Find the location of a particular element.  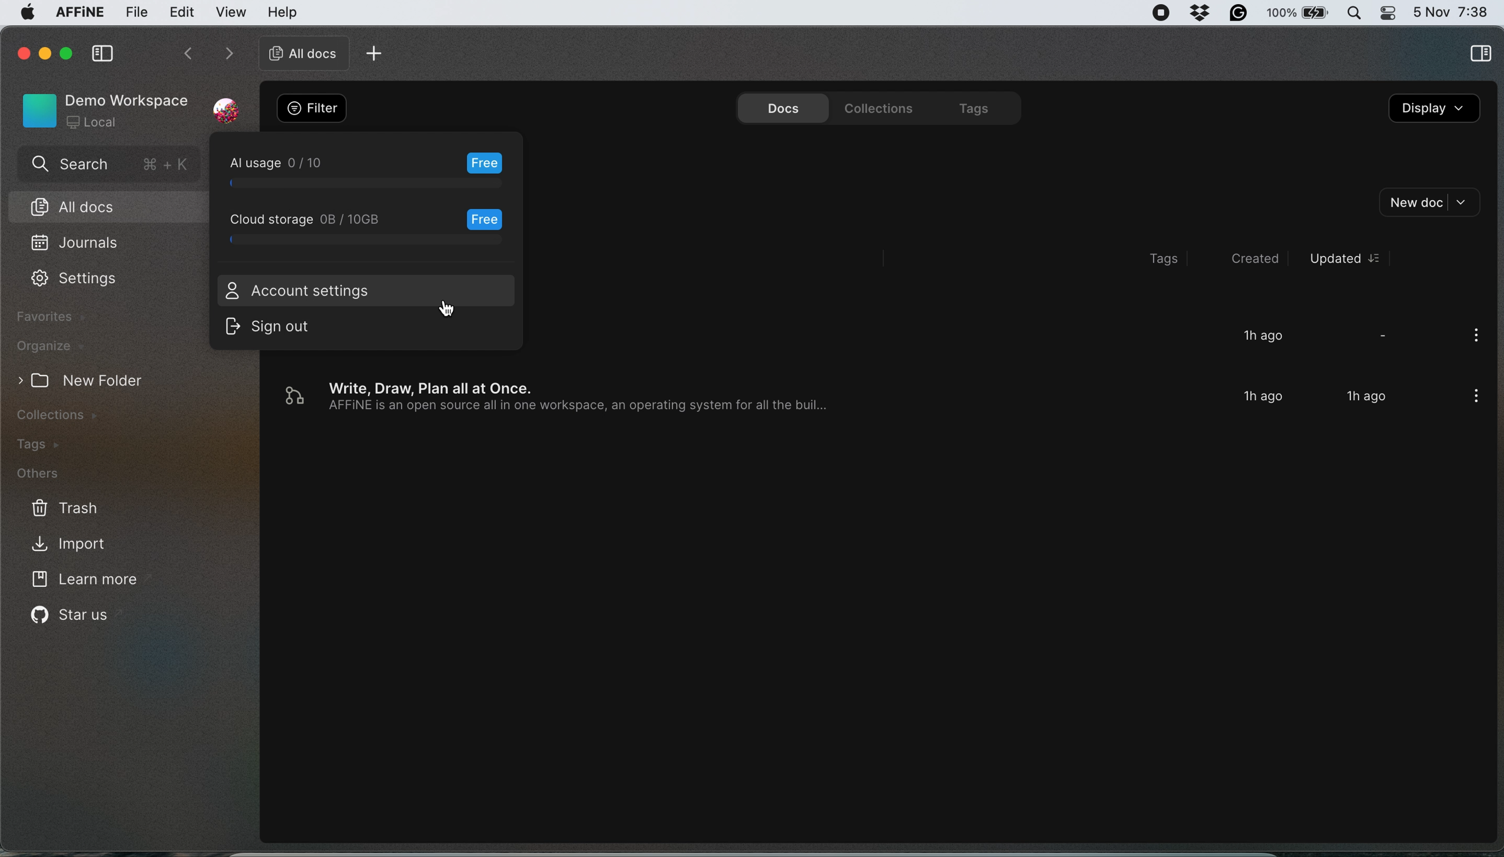

forward is located at coordinates (225, 55).